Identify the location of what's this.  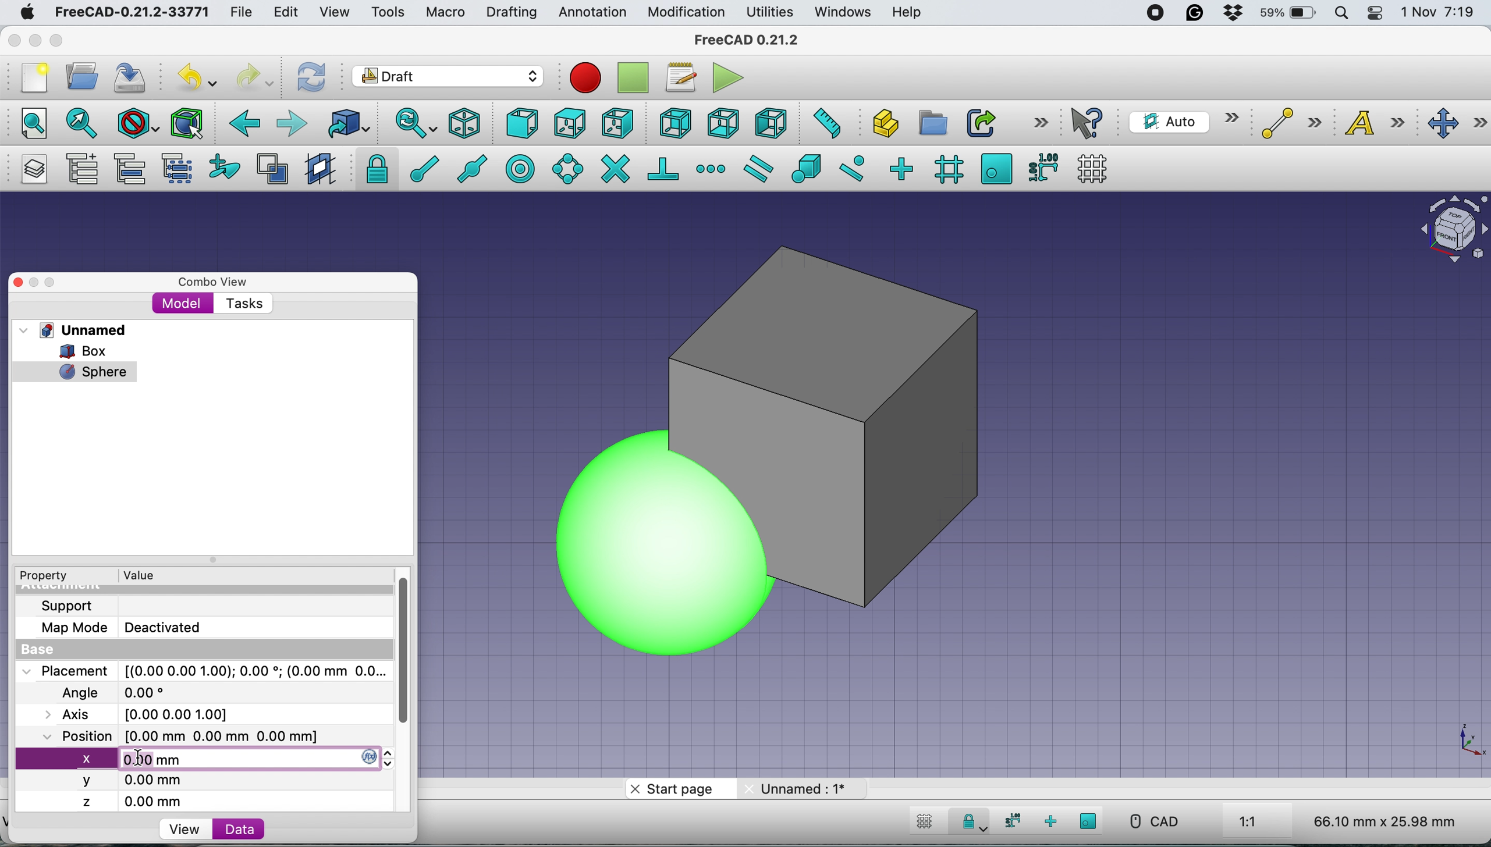
(1089, 123).